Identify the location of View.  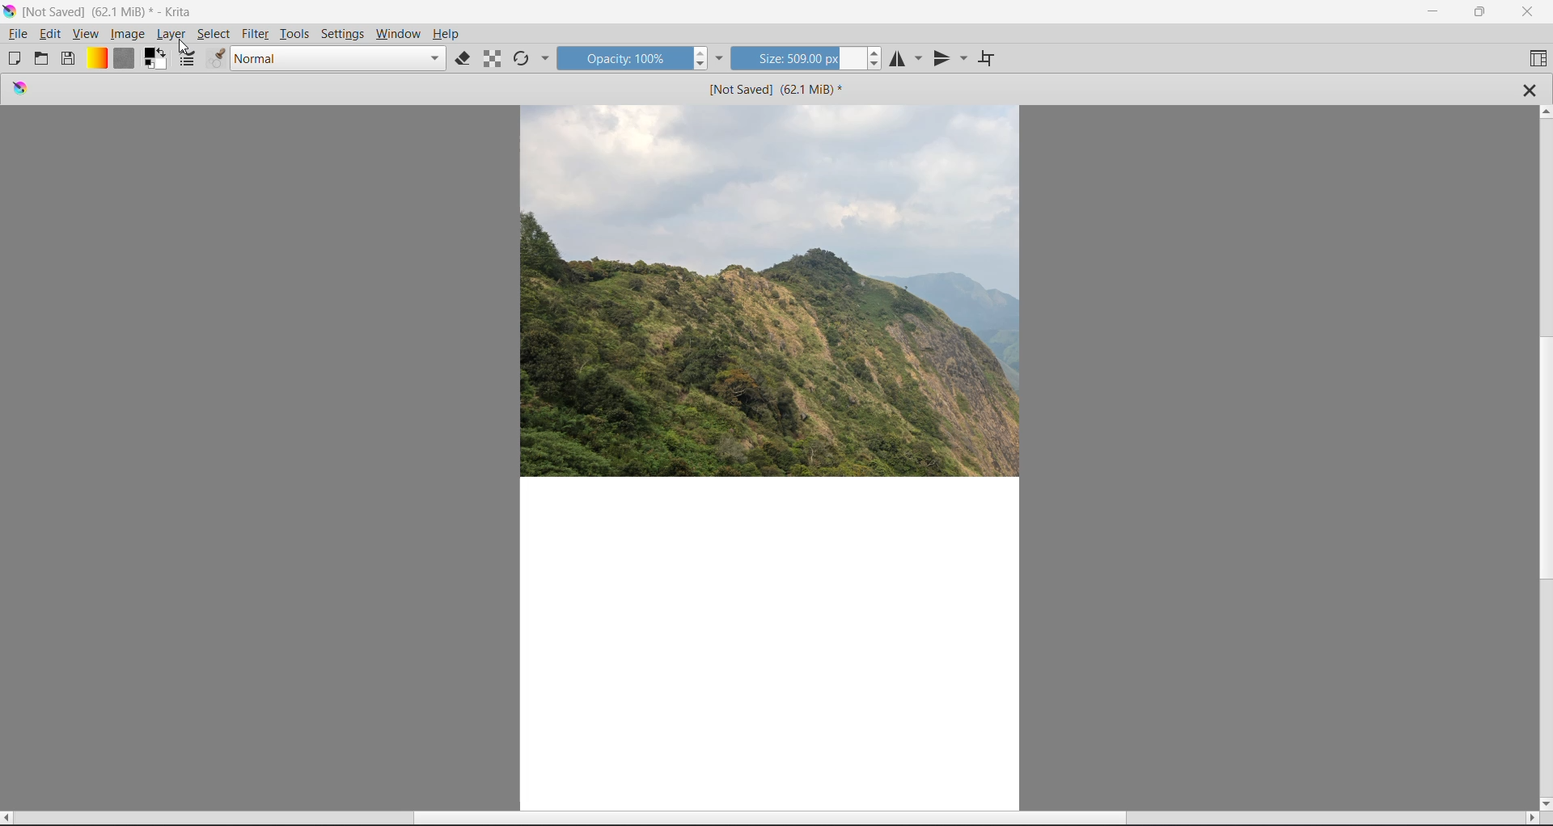
(86, 34).